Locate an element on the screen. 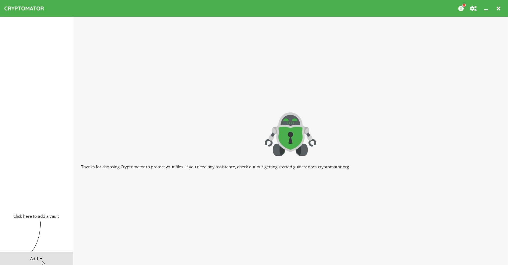  Cryptomator is located at coordinates (291, 133).